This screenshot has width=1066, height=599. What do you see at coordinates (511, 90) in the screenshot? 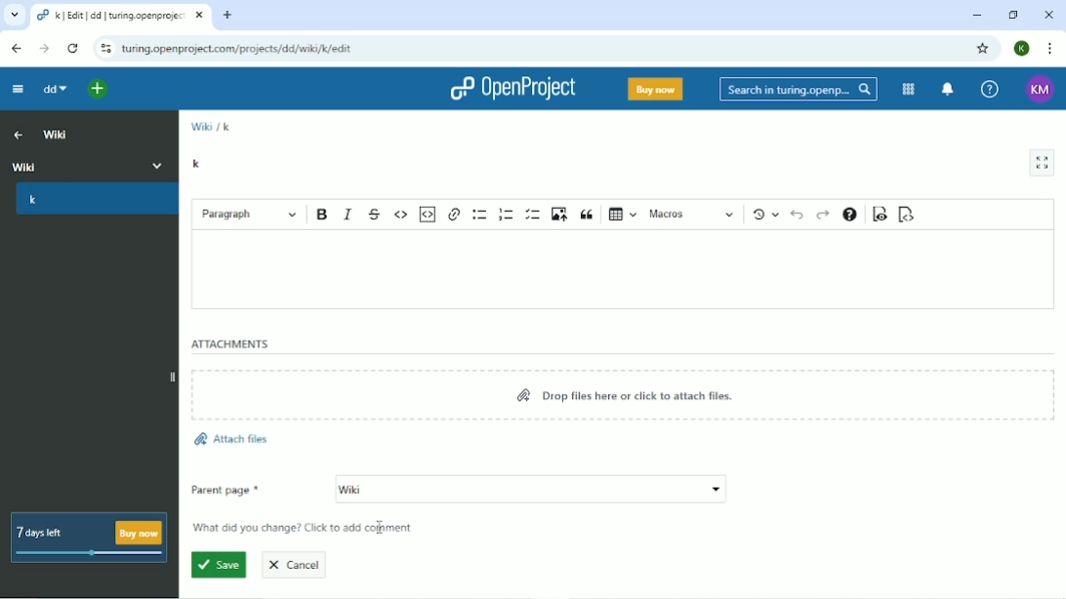
I see `OpenProject` at bounding box center [511, 90].